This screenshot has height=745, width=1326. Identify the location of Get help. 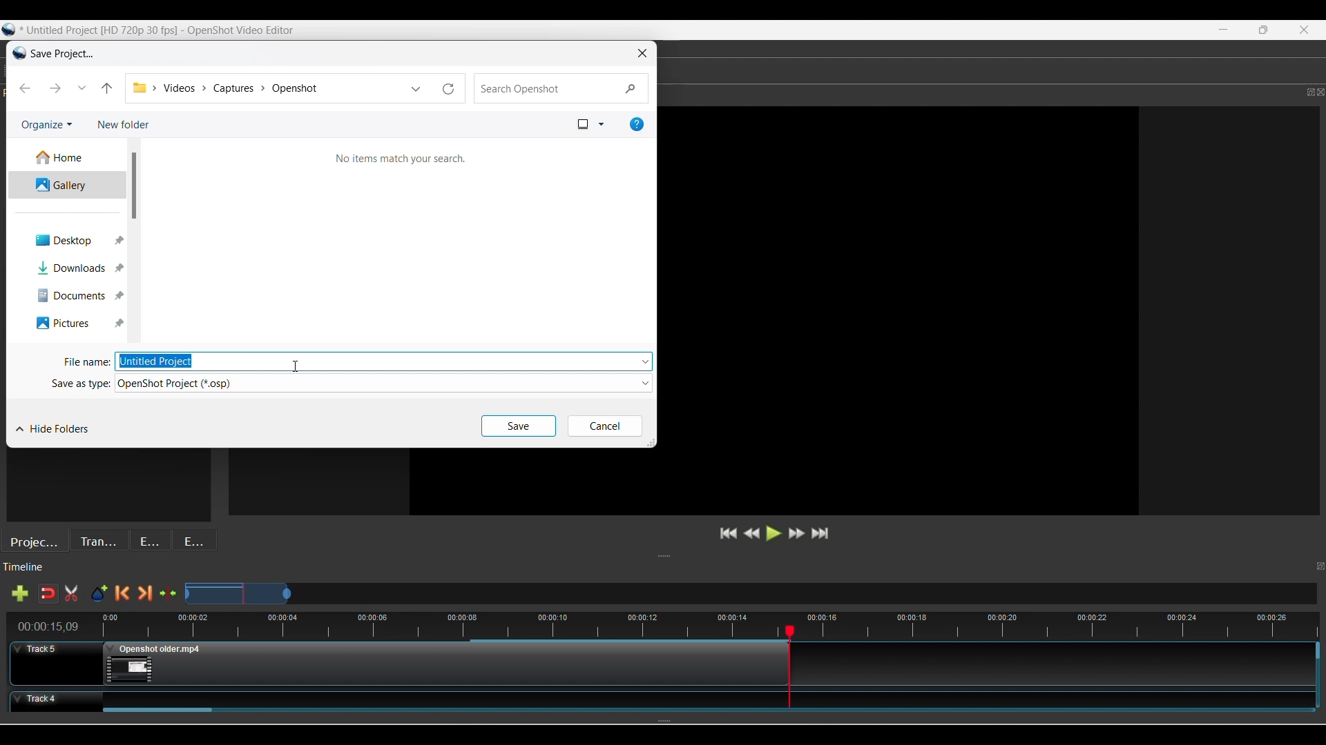
(637, 123).